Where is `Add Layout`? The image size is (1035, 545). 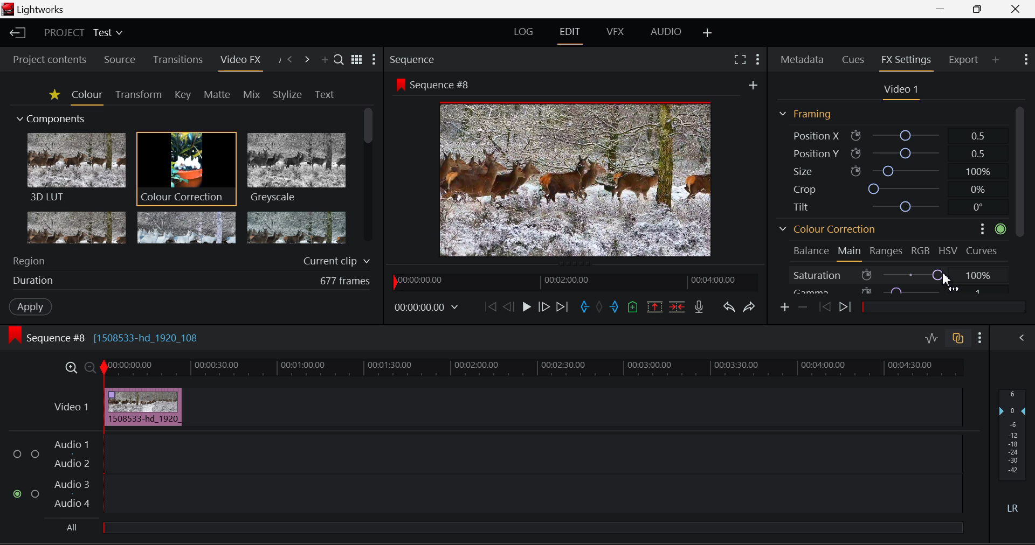 Add Layout is located at coordinates (708, 32).